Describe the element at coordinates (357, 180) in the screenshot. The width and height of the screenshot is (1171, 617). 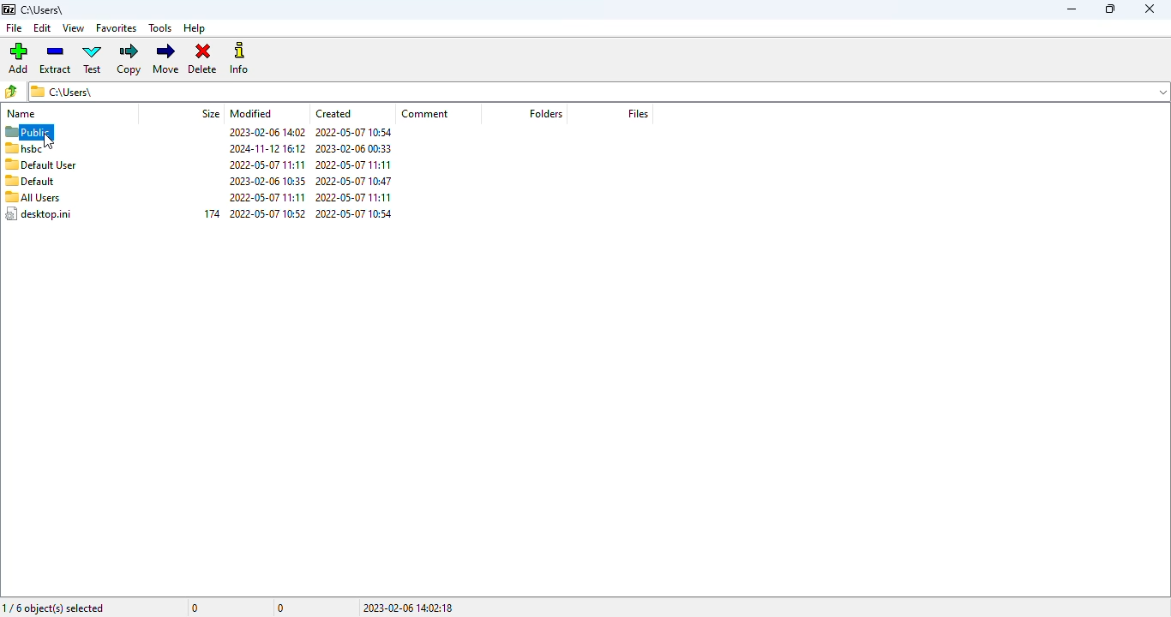
I see `2022-05-07 10:47` at that location.